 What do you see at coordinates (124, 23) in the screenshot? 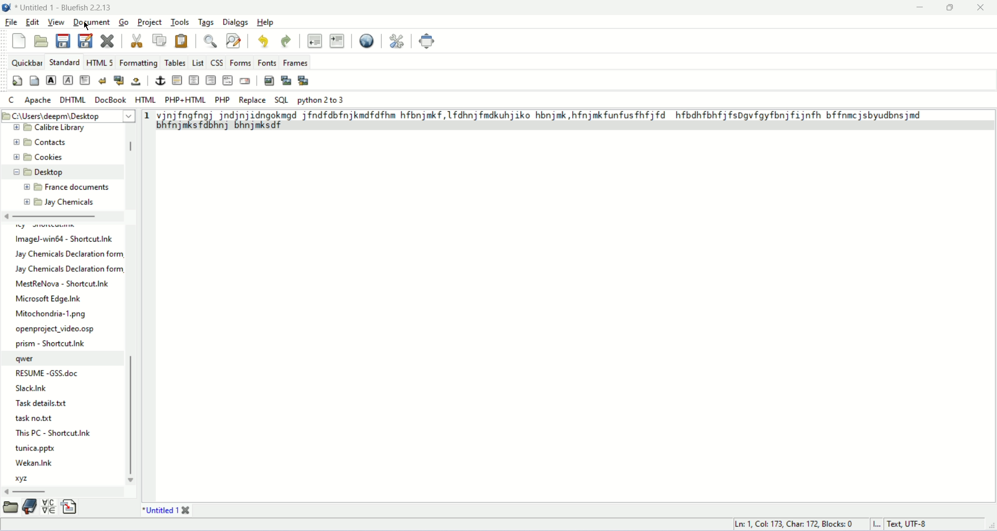
I see `go` at bounding box center [124, 23].